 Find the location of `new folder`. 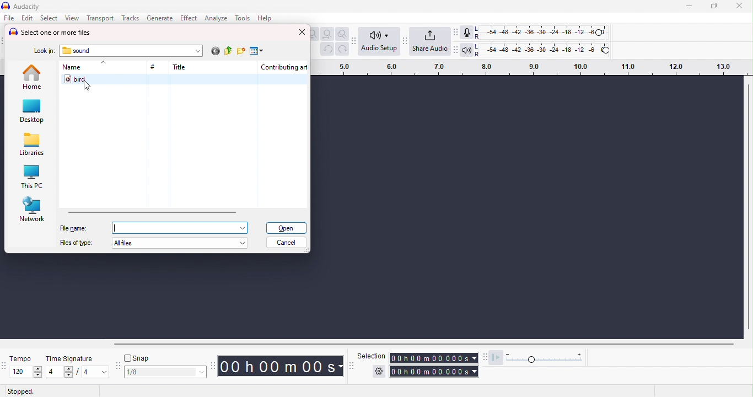

new folder is located at coordinates (241, 51).